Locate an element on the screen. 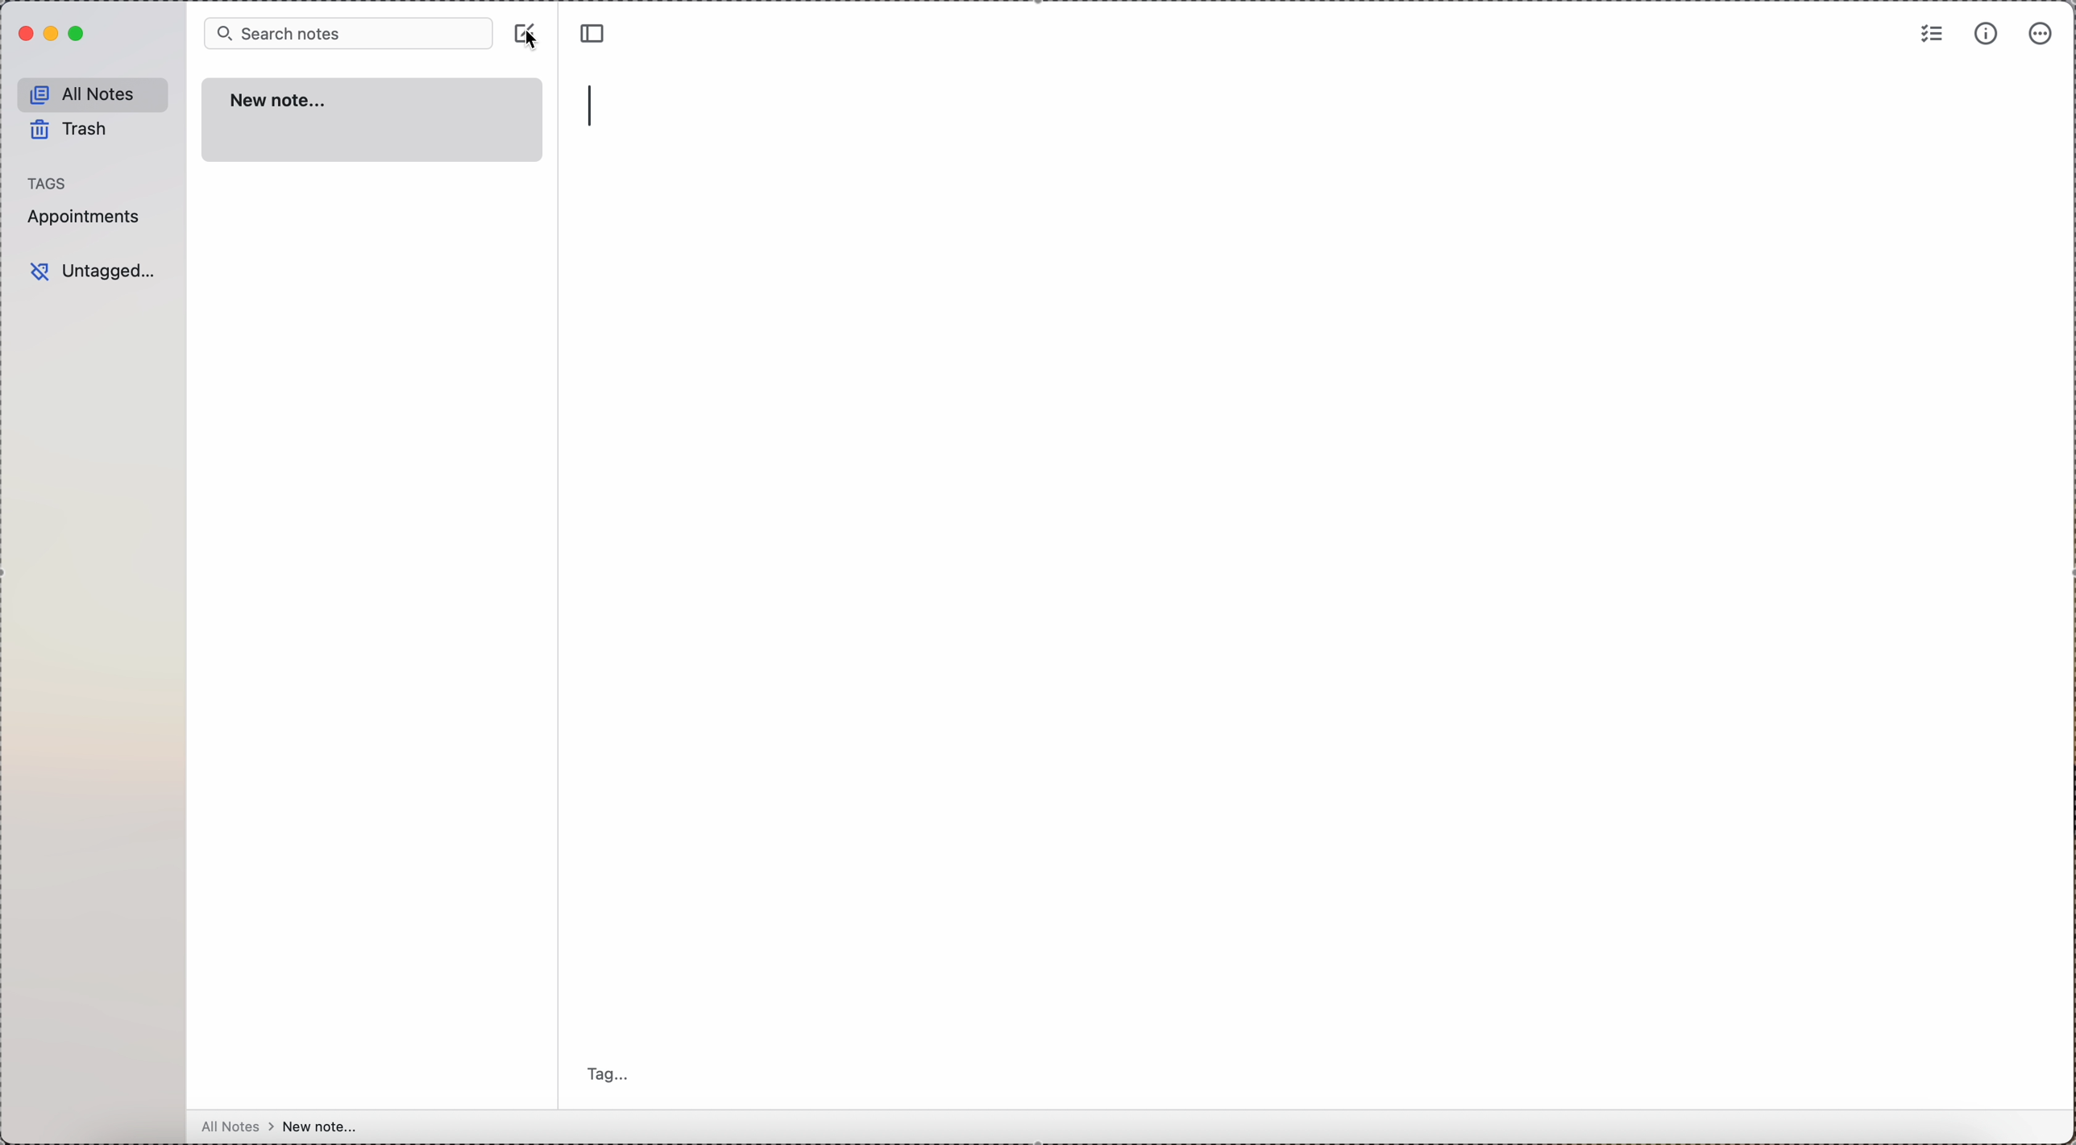  new note is located at coordinates (372, 122).